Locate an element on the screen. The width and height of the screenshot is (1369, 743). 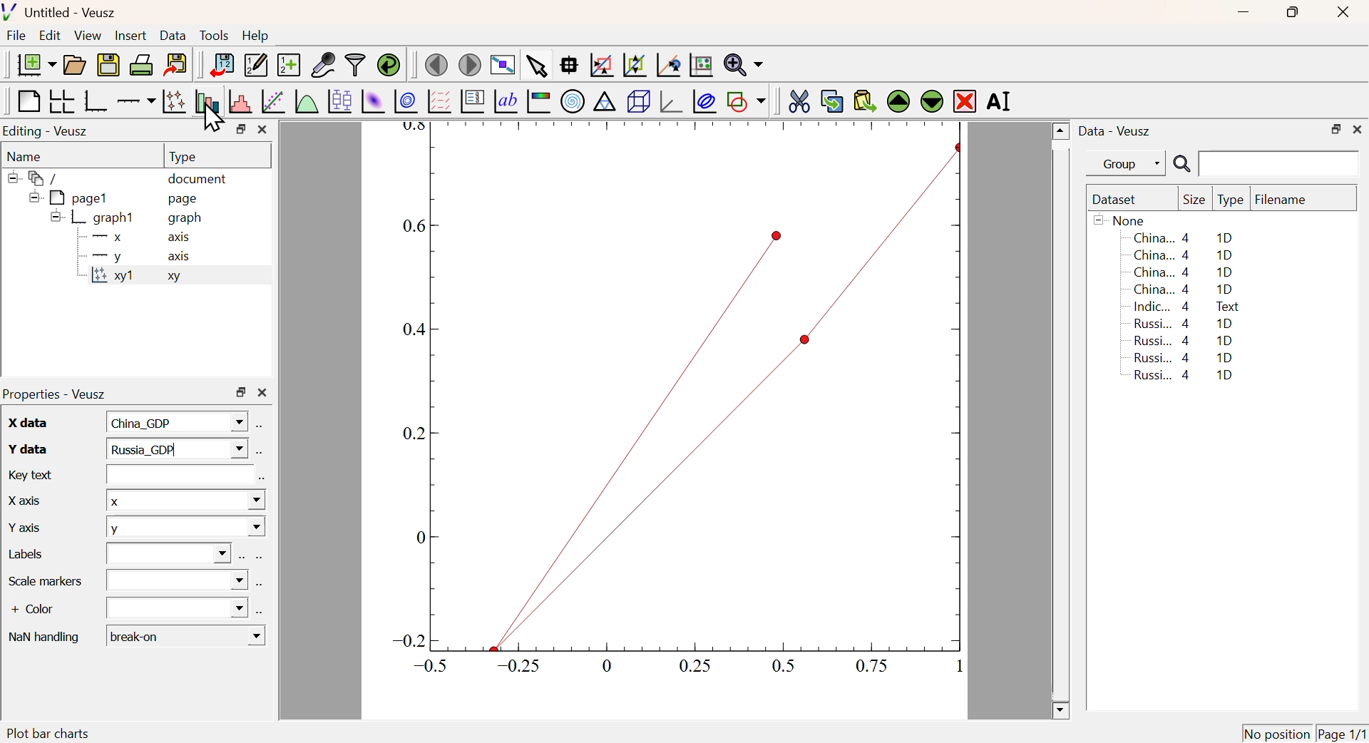
Russi... 4 1D is located at coordinates (1184, 340).